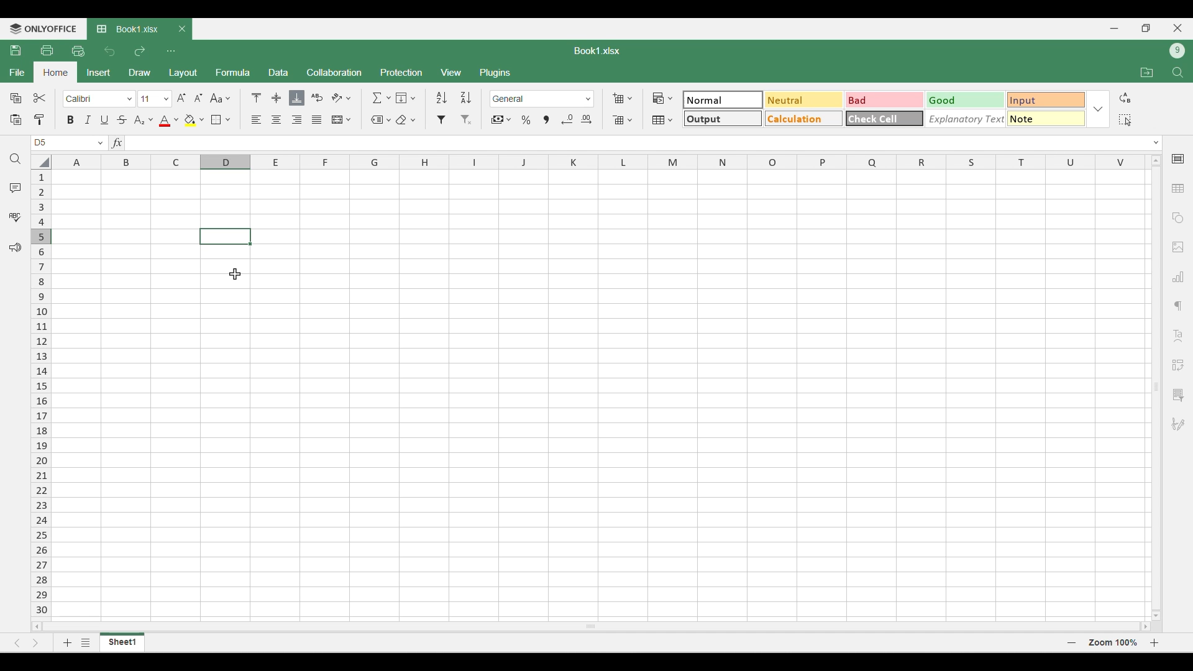 The width and height of the screenshot is (1193, 671). I want to click on Sort options, so click(454, 98).